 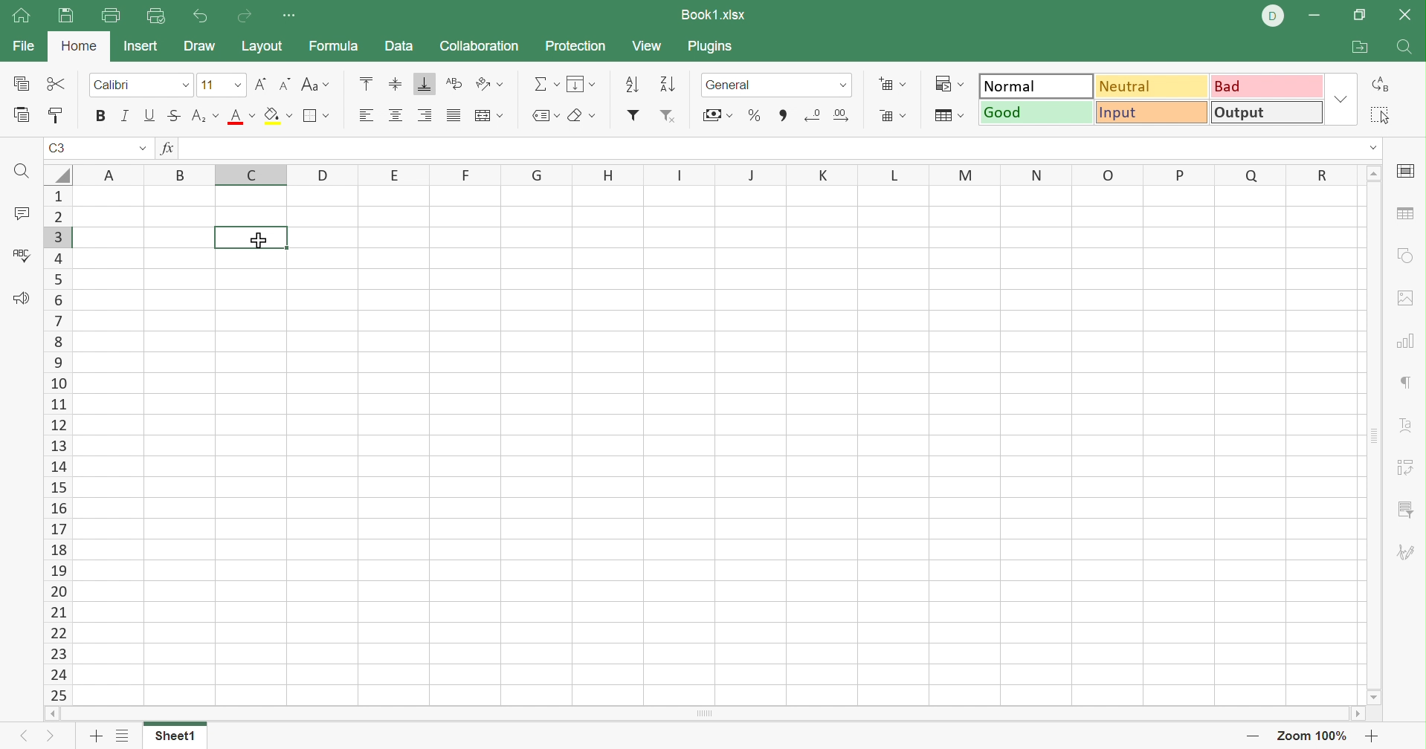 What do you see at coordinates (401, 45) in the screenshot?
I see `Data` at bounding box center [401, 45].